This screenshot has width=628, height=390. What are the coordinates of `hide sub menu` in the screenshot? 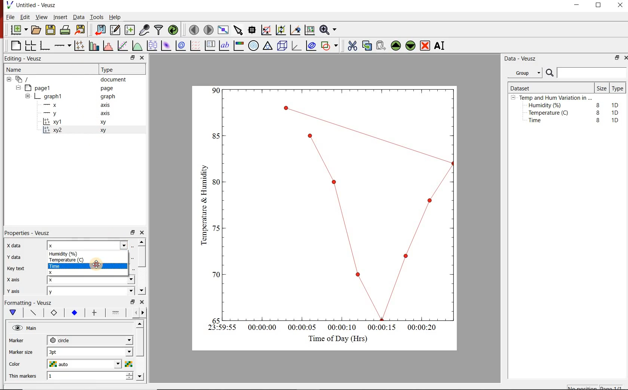 It's located at (28, 96).